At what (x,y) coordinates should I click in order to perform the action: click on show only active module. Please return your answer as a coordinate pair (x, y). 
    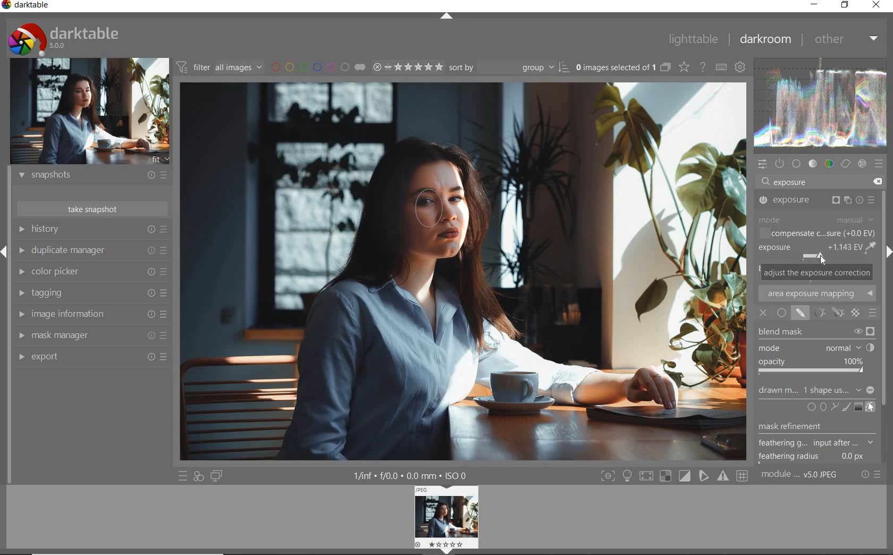
    Looking at the image, I should click on (780, 163).